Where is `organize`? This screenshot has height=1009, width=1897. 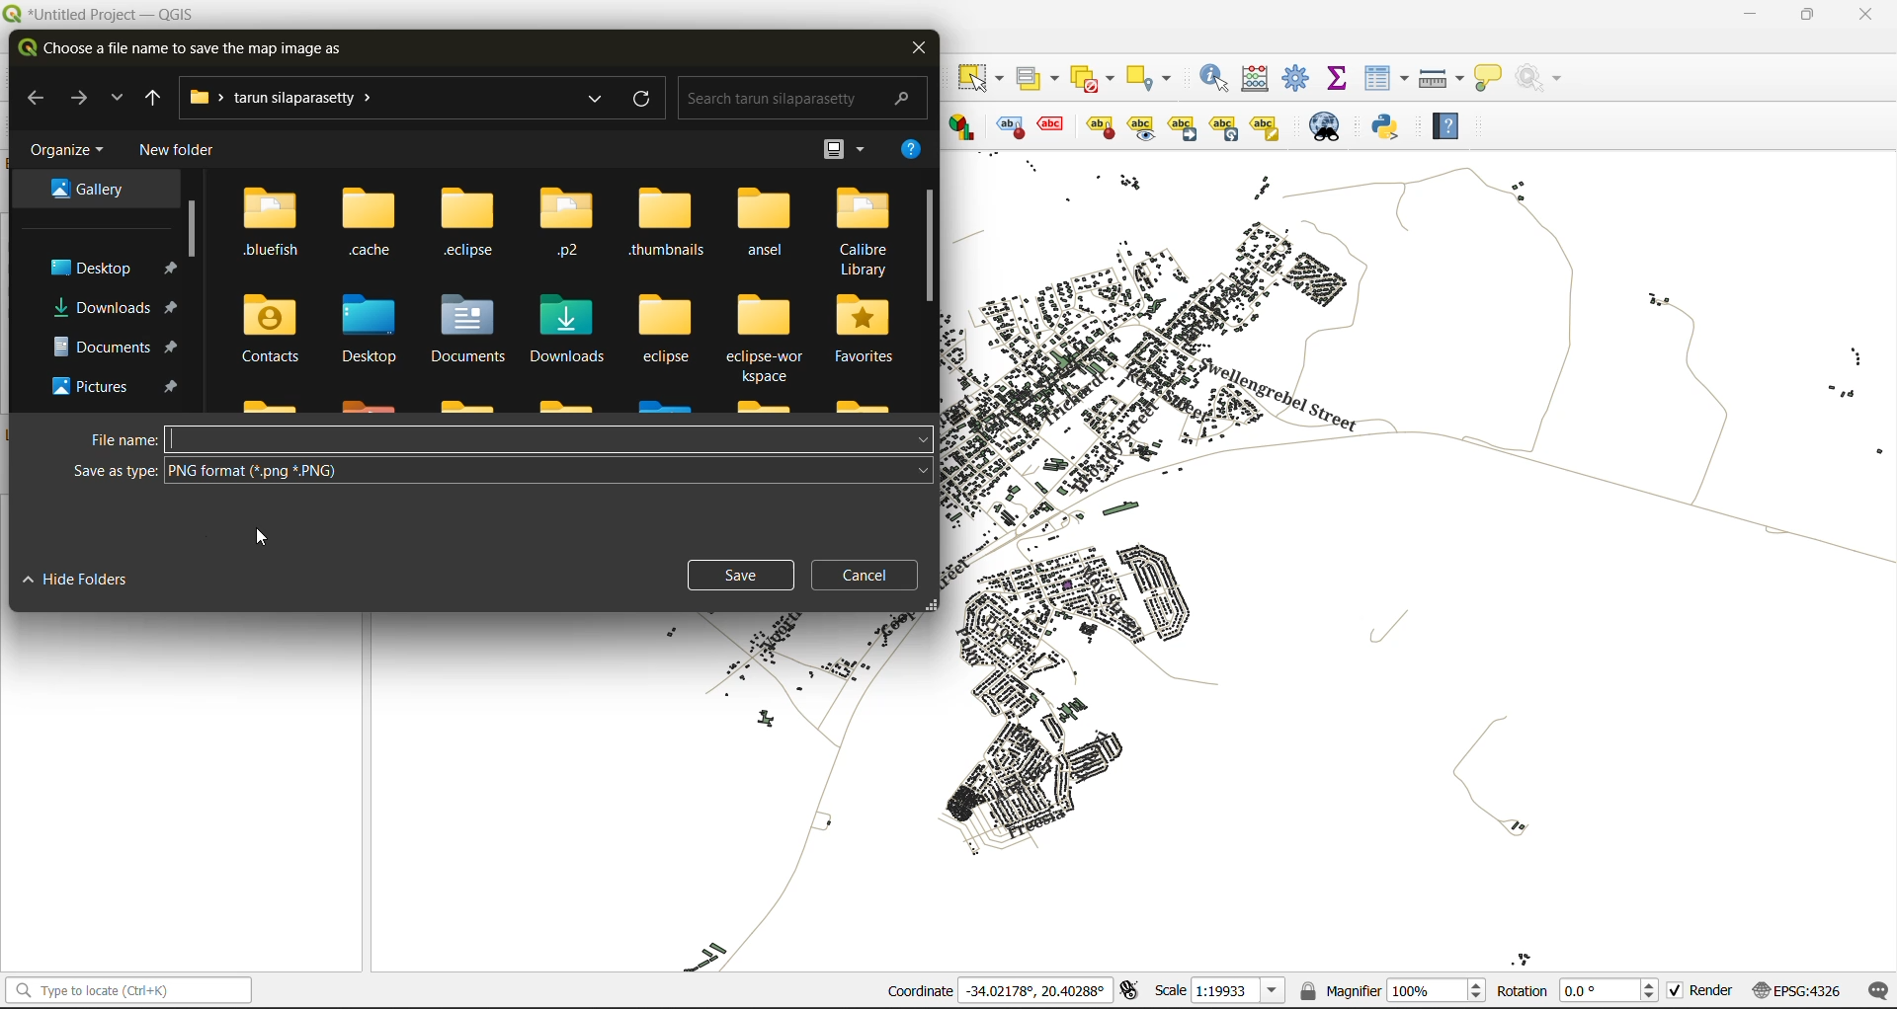 organize is located at coordinates (69, 149).